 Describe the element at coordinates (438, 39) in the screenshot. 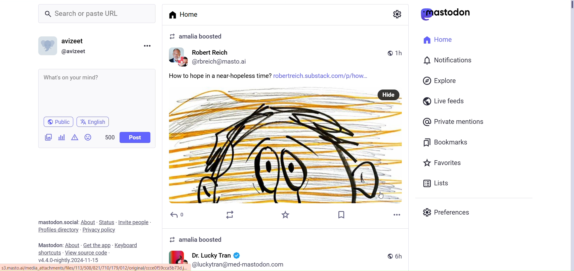

I see `Home` at that location.